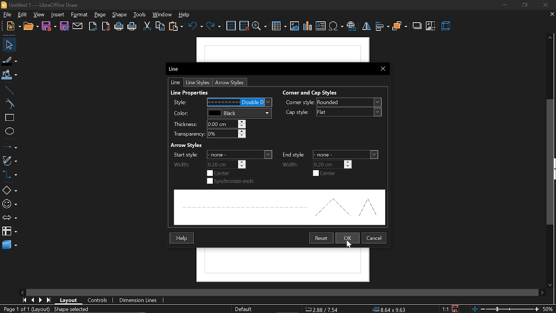 The height and width of the screenshot is (313, 556). Describe the element at coordinates (8, 45) in the screenshot. I see `select` at that location.